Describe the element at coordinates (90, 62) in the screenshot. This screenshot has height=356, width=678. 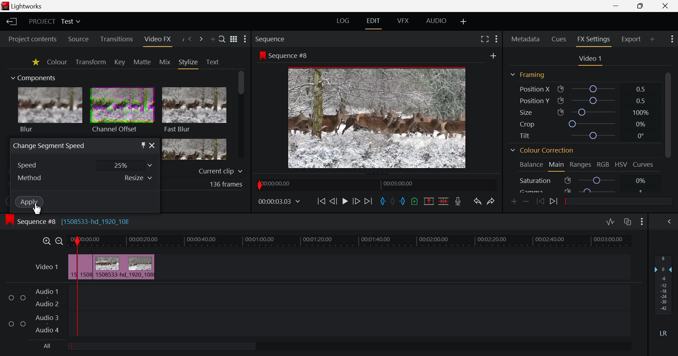
I see `Transform` at that location.